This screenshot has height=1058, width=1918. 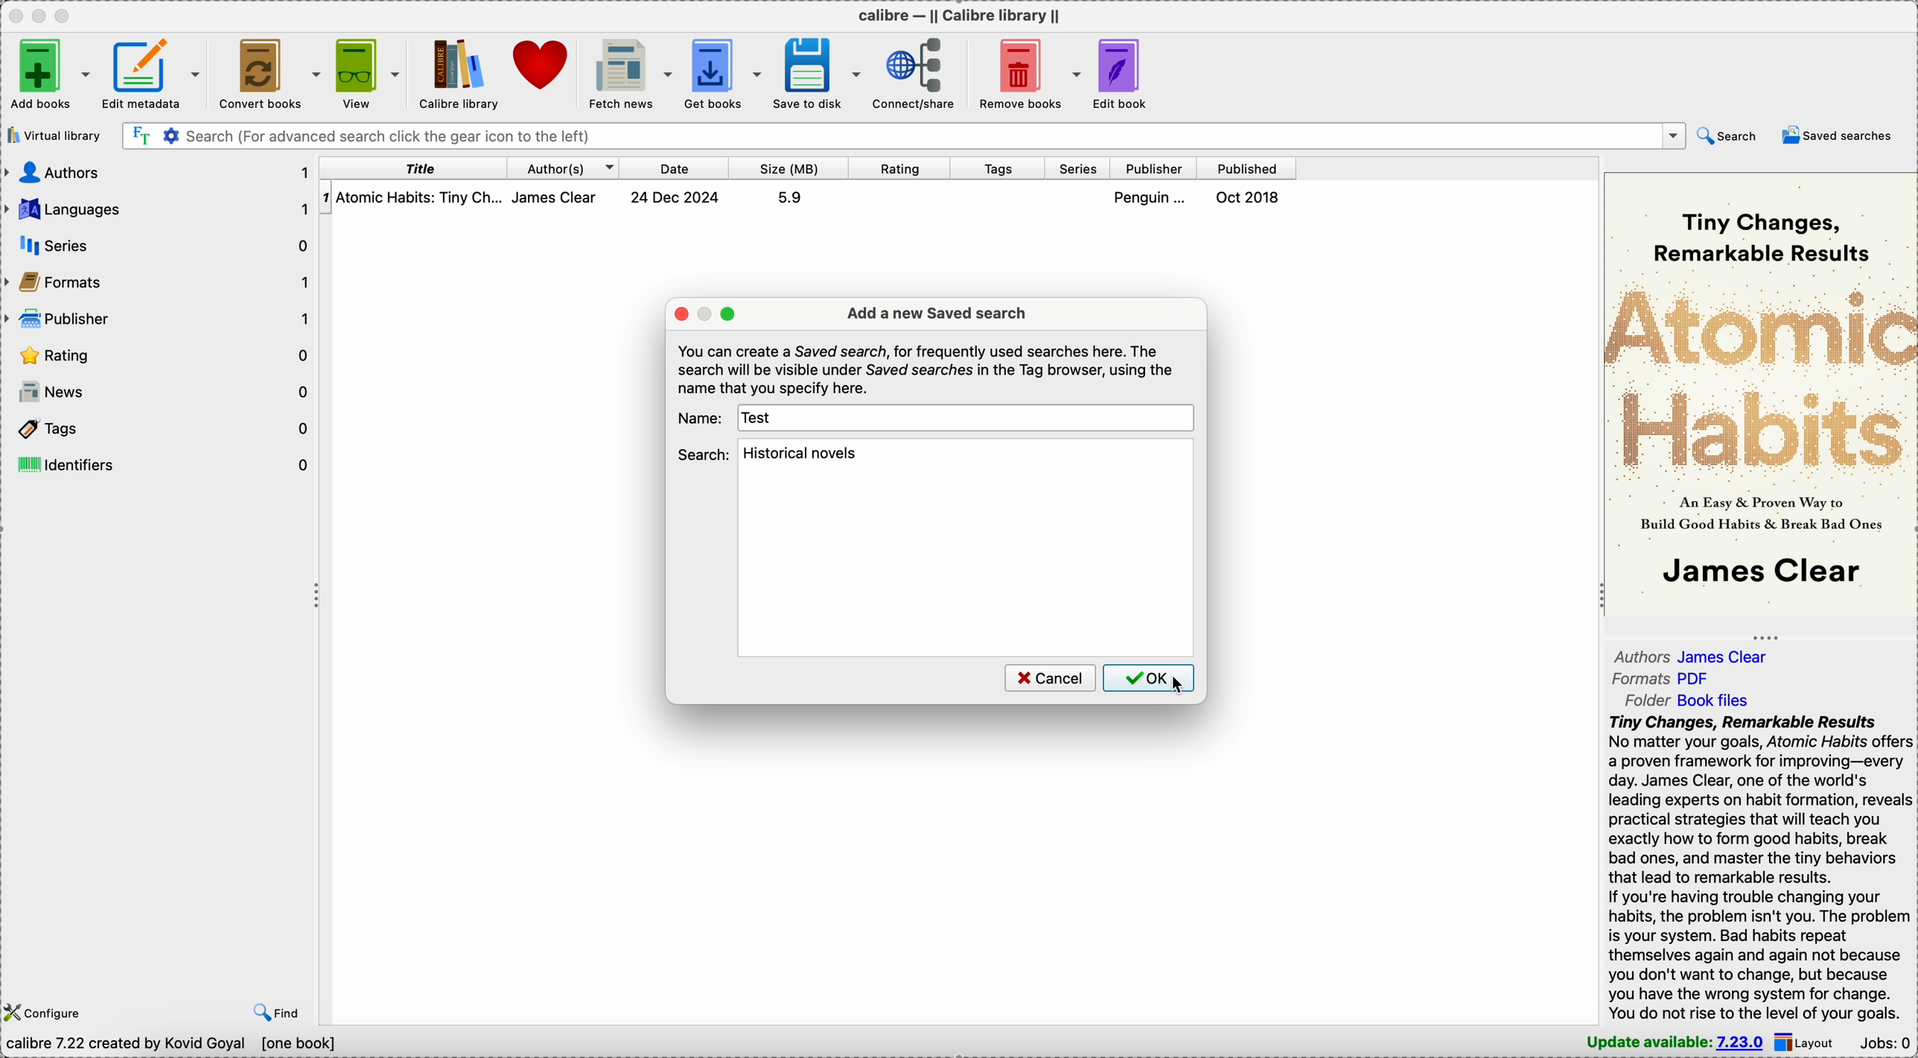 What do you see at coordinates (937, 313) in the screenshot?
I see `add a new saved search` at bounding box center [937, 313].